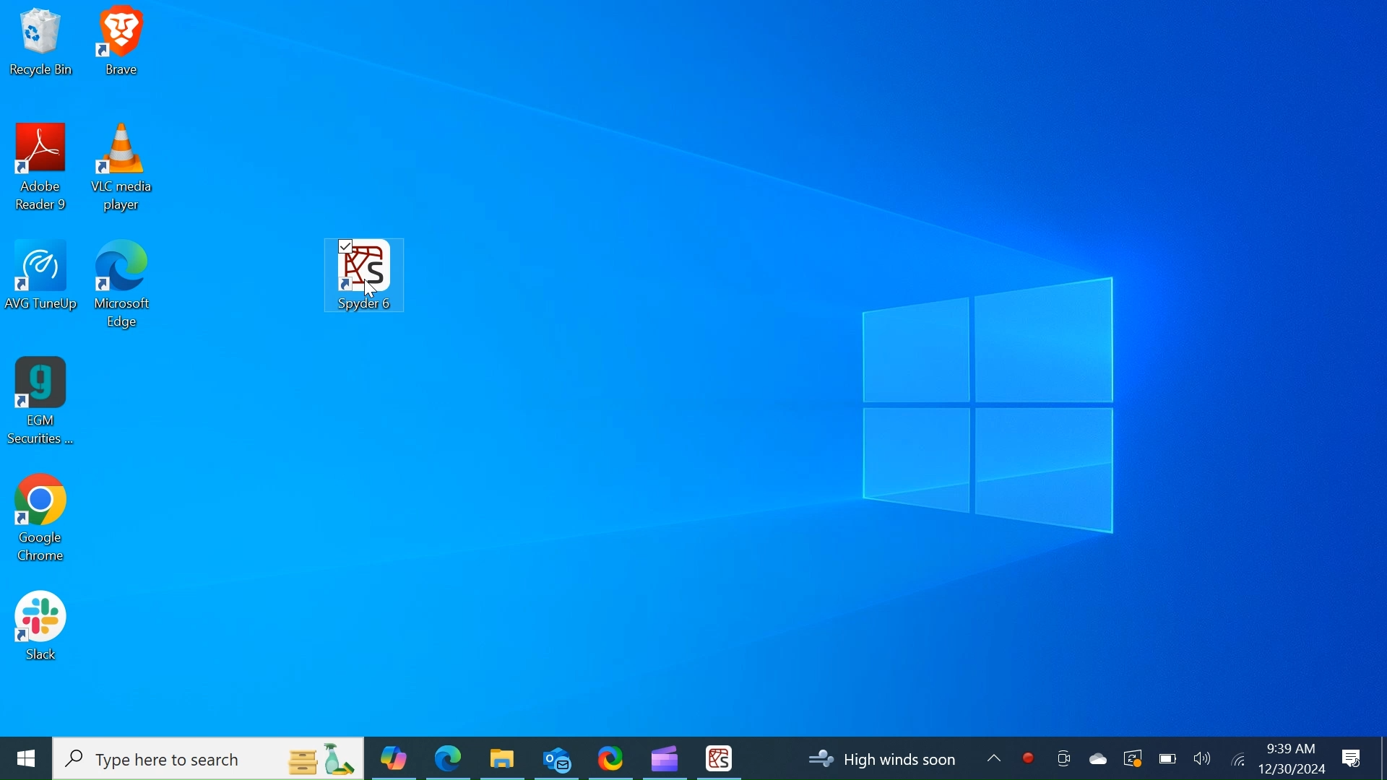 Image resolution: width=1387 pixels, height=780 pixels. I want to click on start, so click(25, 758).